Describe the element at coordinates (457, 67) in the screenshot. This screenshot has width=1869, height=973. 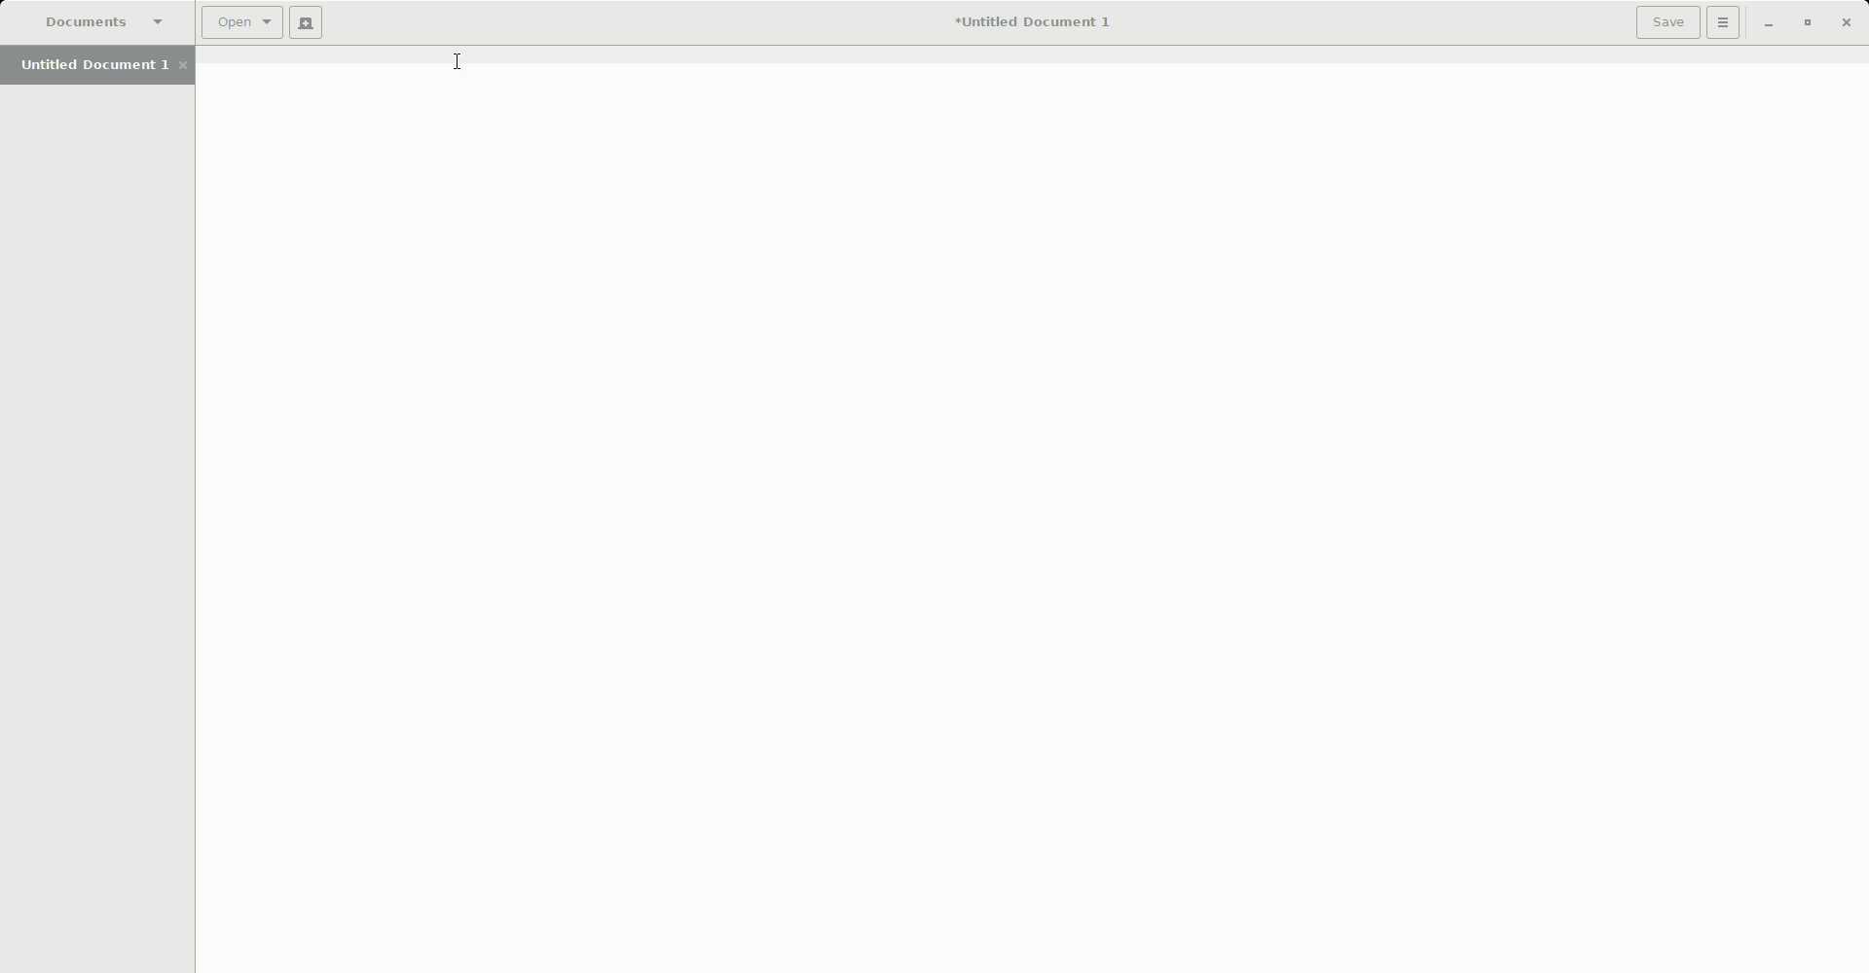
I see `cursor` at that location.